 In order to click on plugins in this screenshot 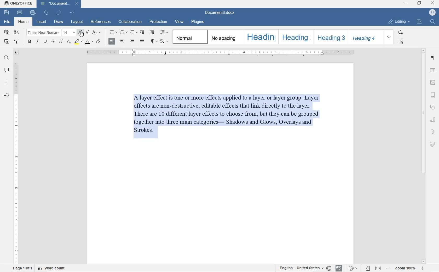, I will do `click(198, 22)`.